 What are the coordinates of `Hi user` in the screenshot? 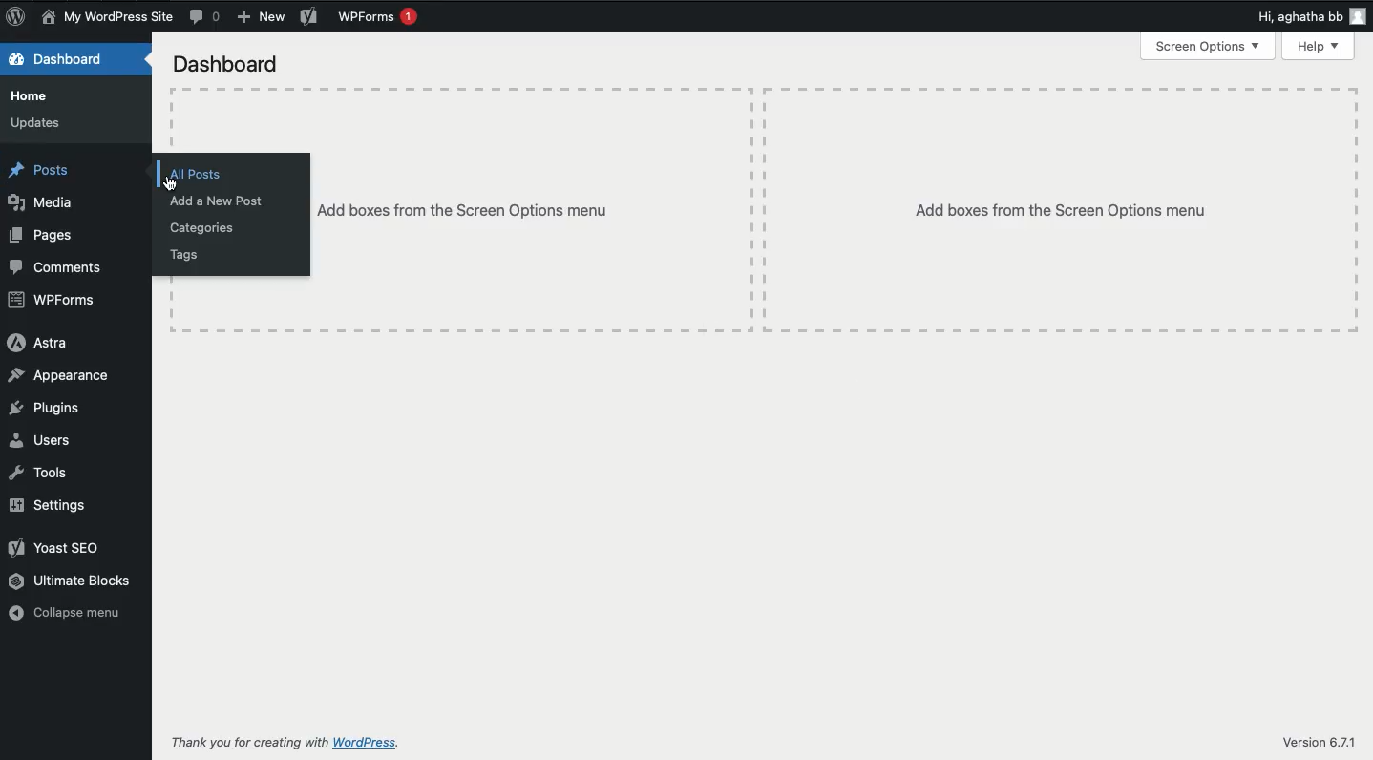 It's located at (1310, 14).